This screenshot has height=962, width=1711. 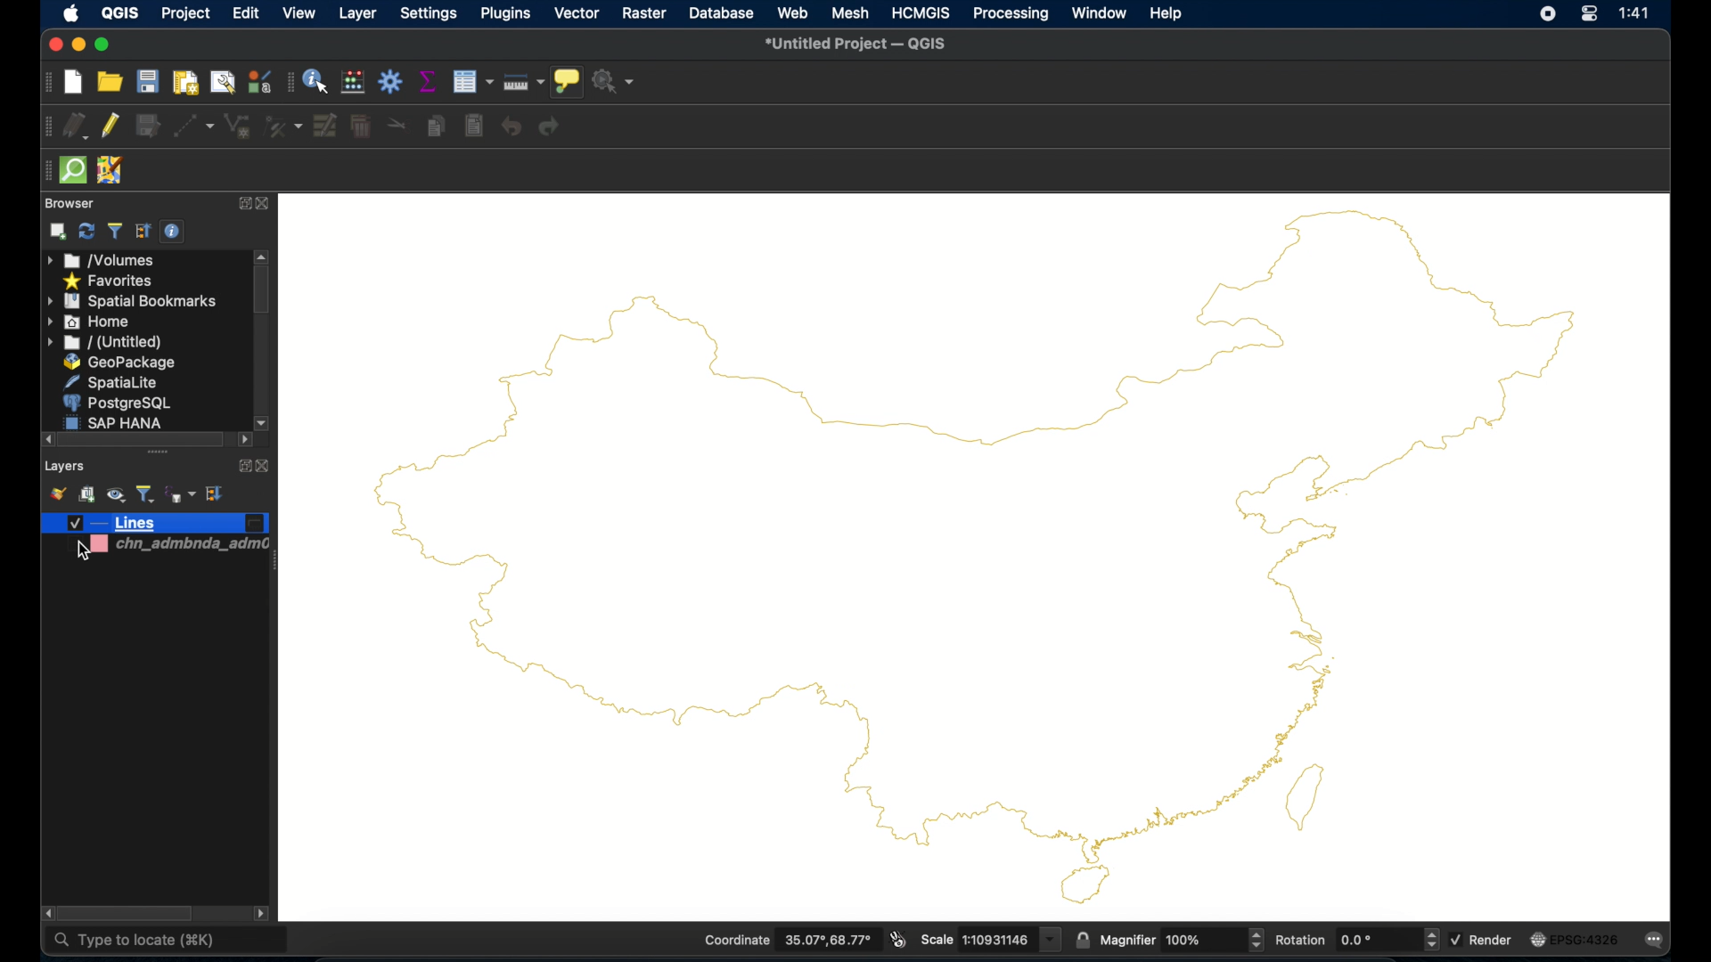 What do you see at coordinates (80, 45) in the screenshot?
I see `minimize` at bounding box center [80, 45].